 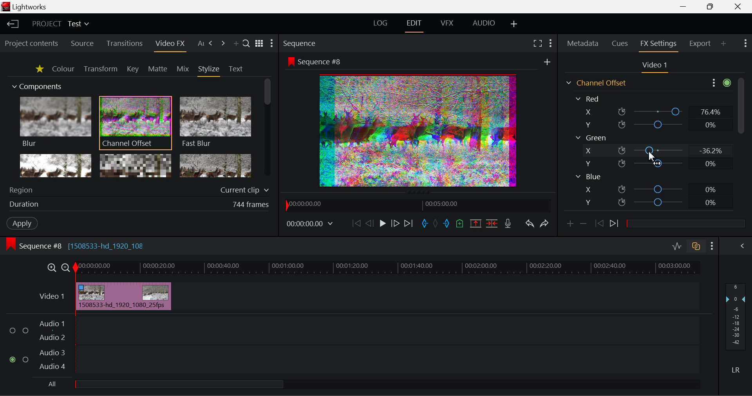 What do you see at coordinates (381, 224) in the screenshot?
I see `Play` at bounding box center [381, 224].